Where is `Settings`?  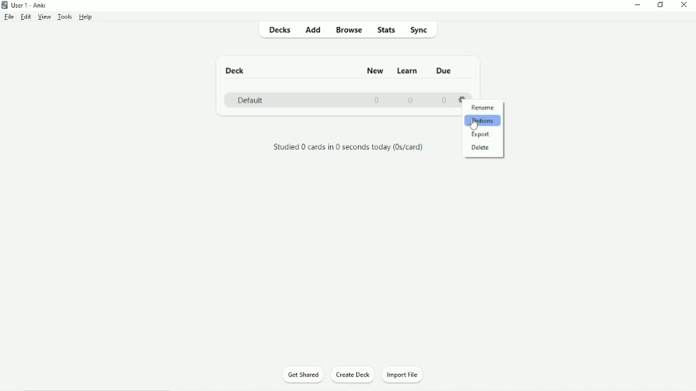
Settings is located at coordinates (464, 99).